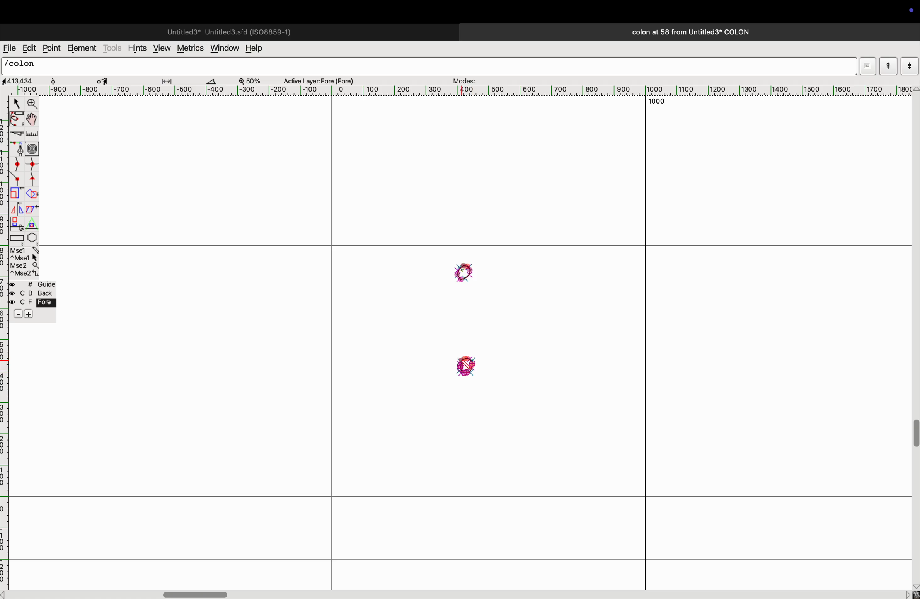 Image resolution: width=920 pixels, height=599 pixels. Describe the element at coordinates (254, 80) in the screenshot. I see `zoom` at that location.